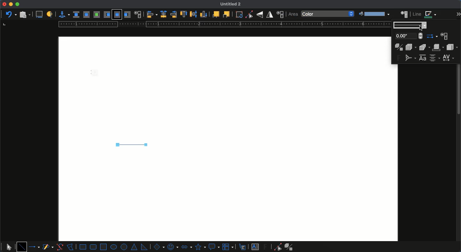 The height and width of the screenshot is (252, 461). What do you see at coordinates (439, 47) in the screenshot?
I see `3d color` at bounding box center [439, 47].